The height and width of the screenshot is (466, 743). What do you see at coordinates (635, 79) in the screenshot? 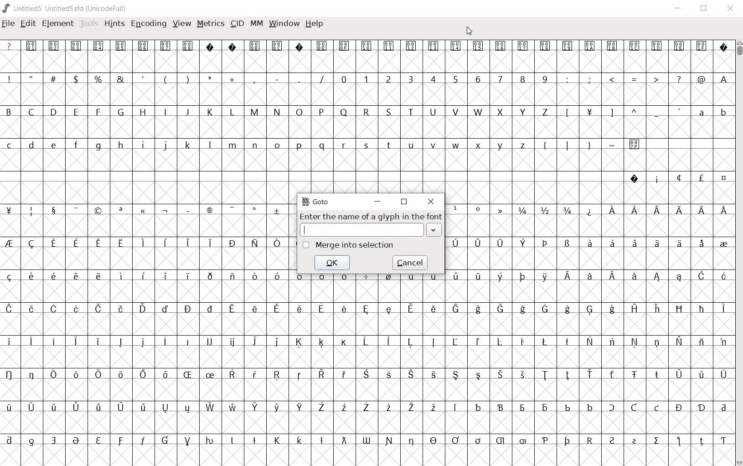
I see `=` at bounding box center [635, 79].